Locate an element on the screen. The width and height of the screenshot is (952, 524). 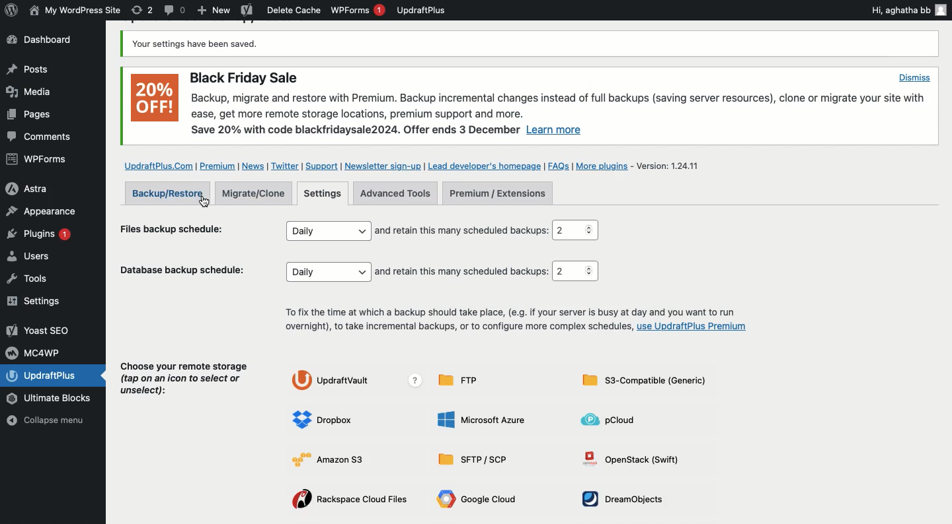
Files backup schedule is located at coordinates (178, 226).